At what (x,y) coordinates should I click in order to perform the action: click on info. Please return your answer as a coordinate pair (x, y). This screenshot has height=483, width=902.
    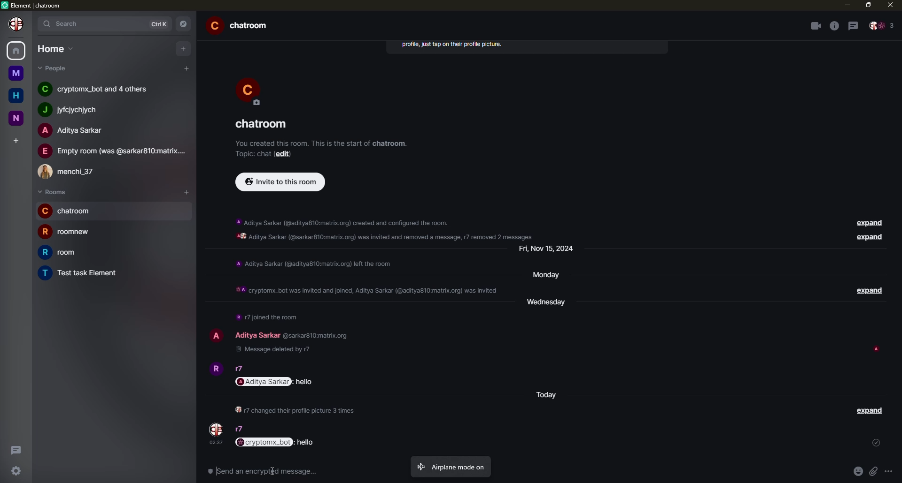
    Looking at the image, I should click on (313, 263).